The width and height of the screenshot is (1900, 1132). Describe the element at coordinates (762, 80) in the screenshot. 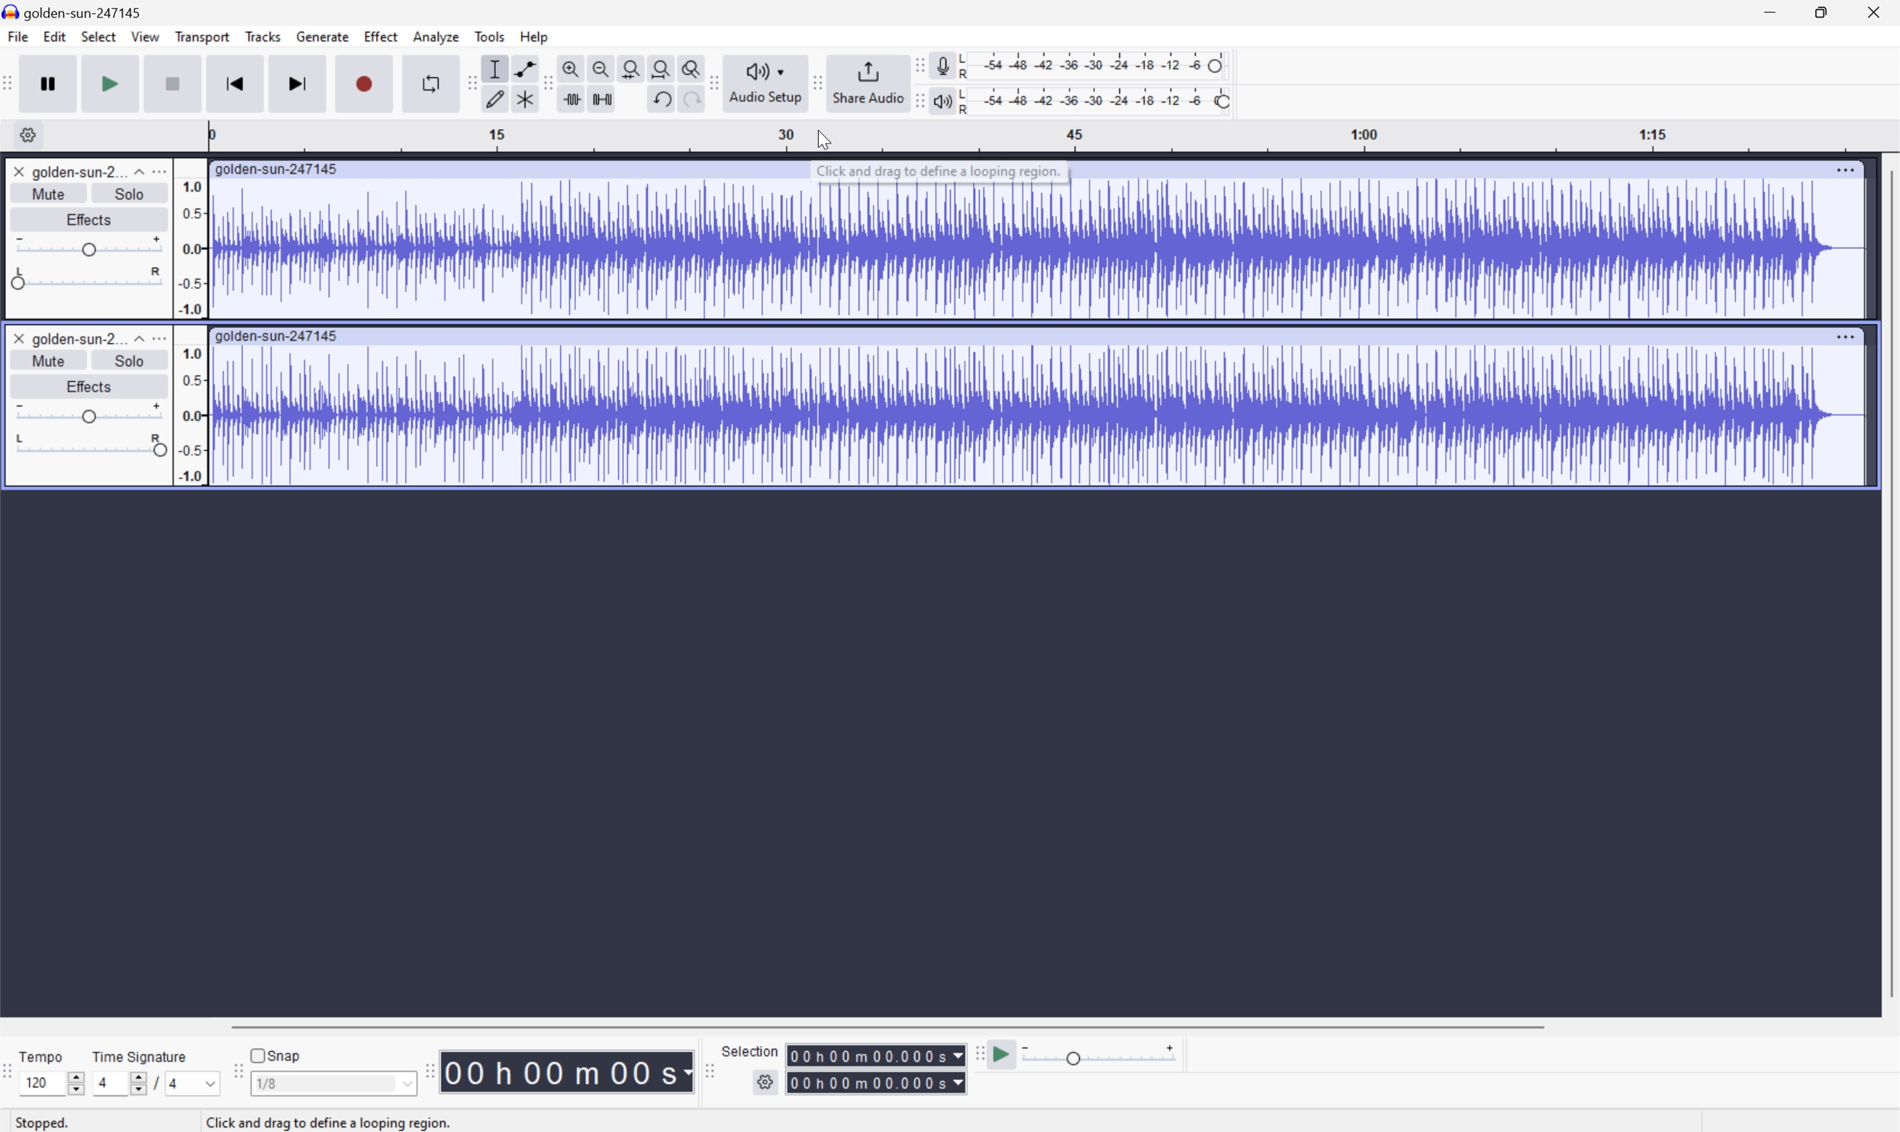

I see `Audacity audio setup toolbar` at that location.